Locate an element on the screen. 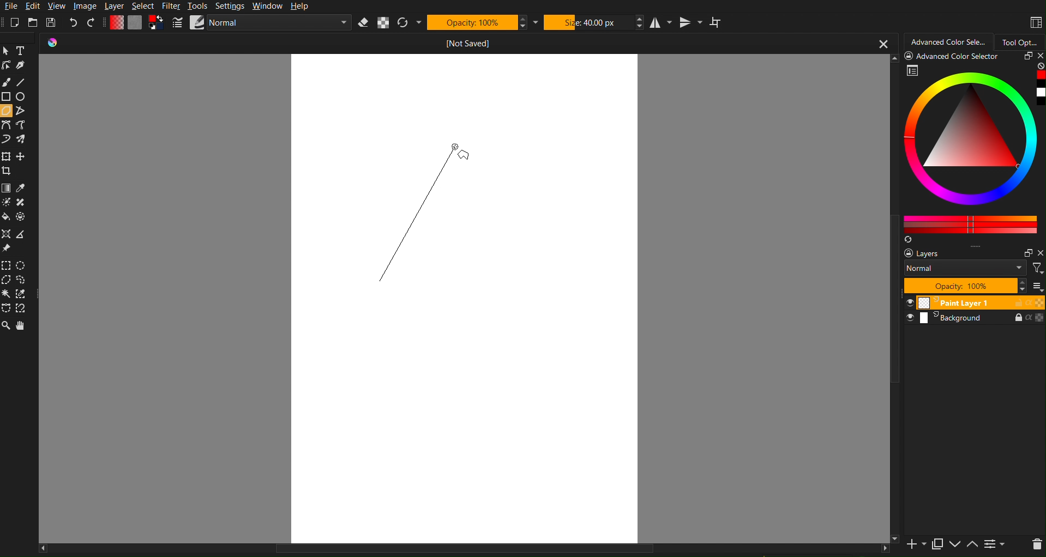 The image size is (1046, 557). Brush Tools is located at coordinates (7, 82).